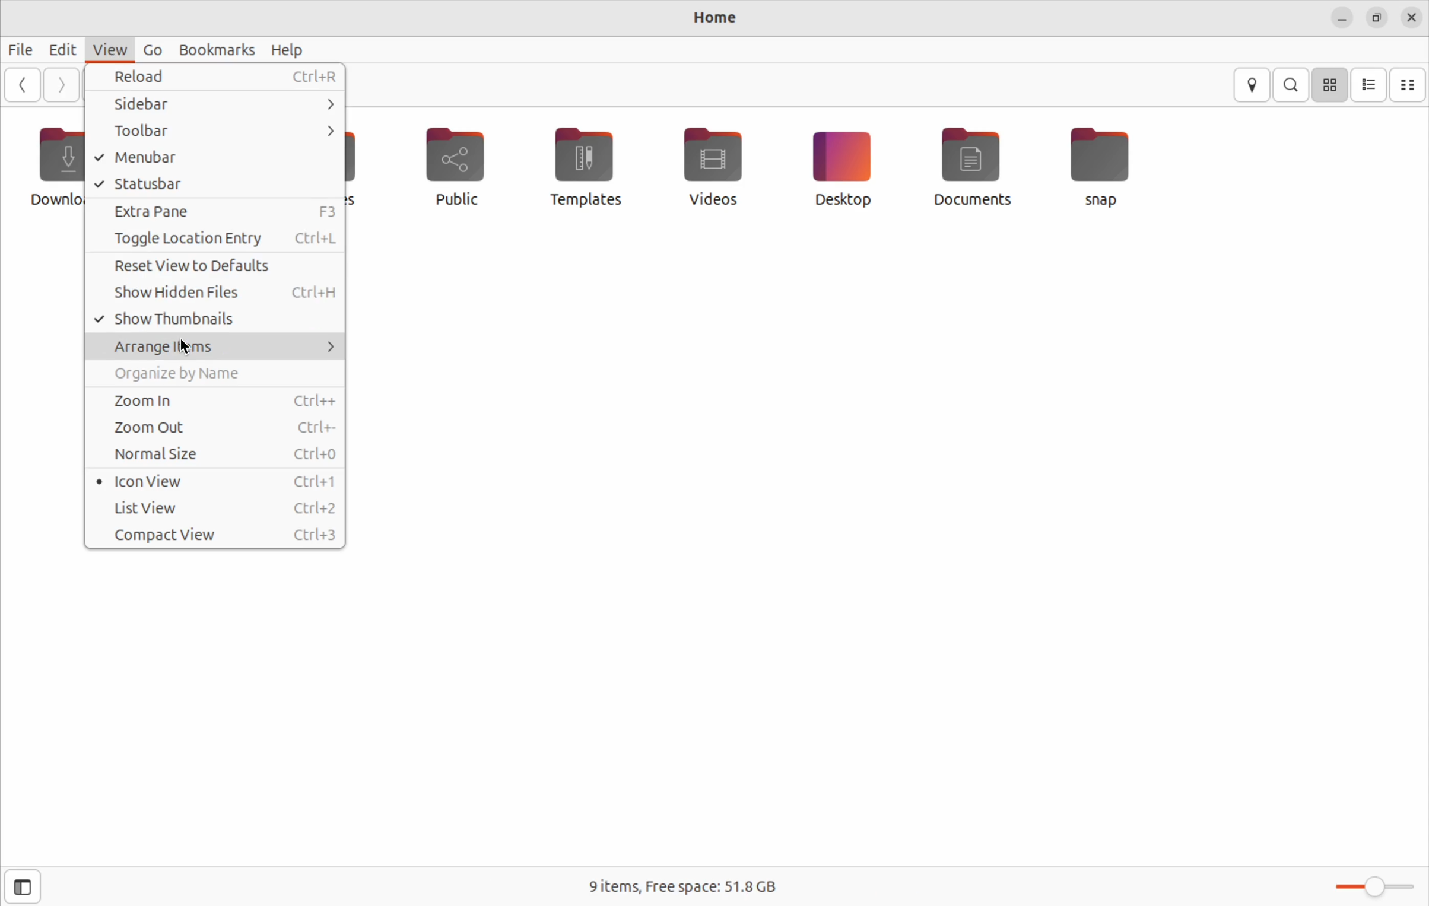 The image size is (1429, 906). What do you see at coordinates (681, 886) in the screenshot?
I see `9 items free space 51.8Gb` at bounding box center [681, 886].